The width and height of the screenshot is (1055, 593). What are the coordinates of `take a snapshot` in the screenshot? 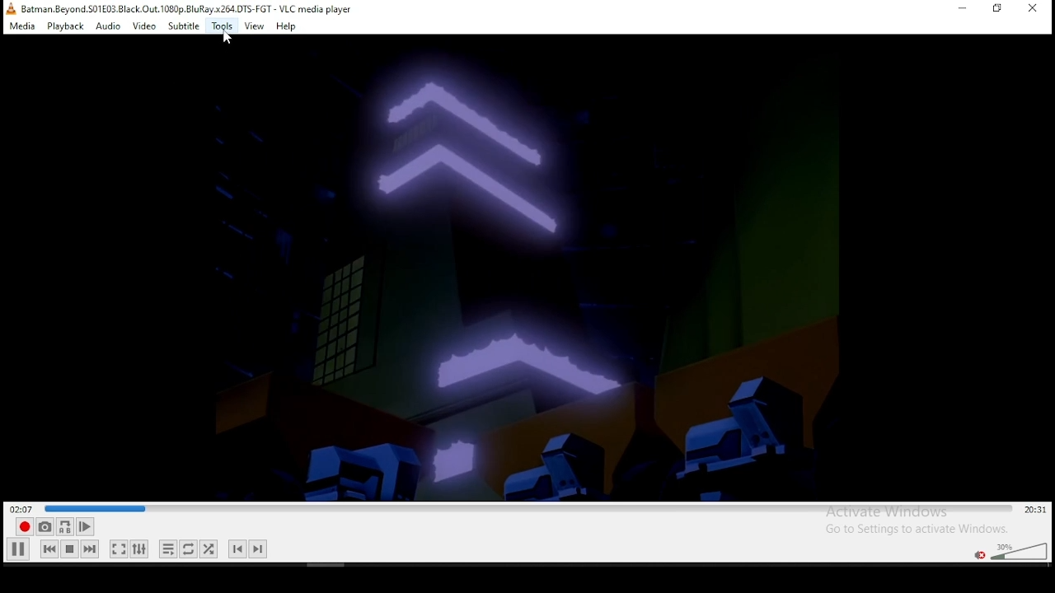 It's located at (45, 526).